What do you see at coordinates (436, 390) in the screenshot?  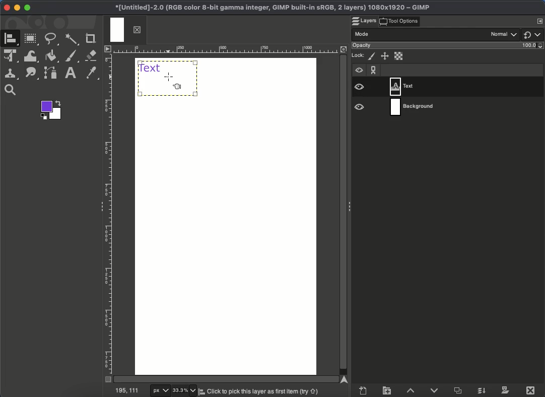 I see `Lower layer` at bounding box center [436, 390].